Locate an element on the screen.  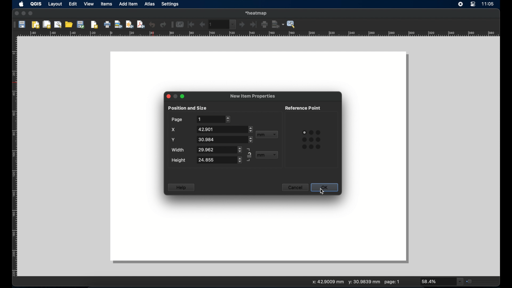
redo  is located at coordinates (163, 25).